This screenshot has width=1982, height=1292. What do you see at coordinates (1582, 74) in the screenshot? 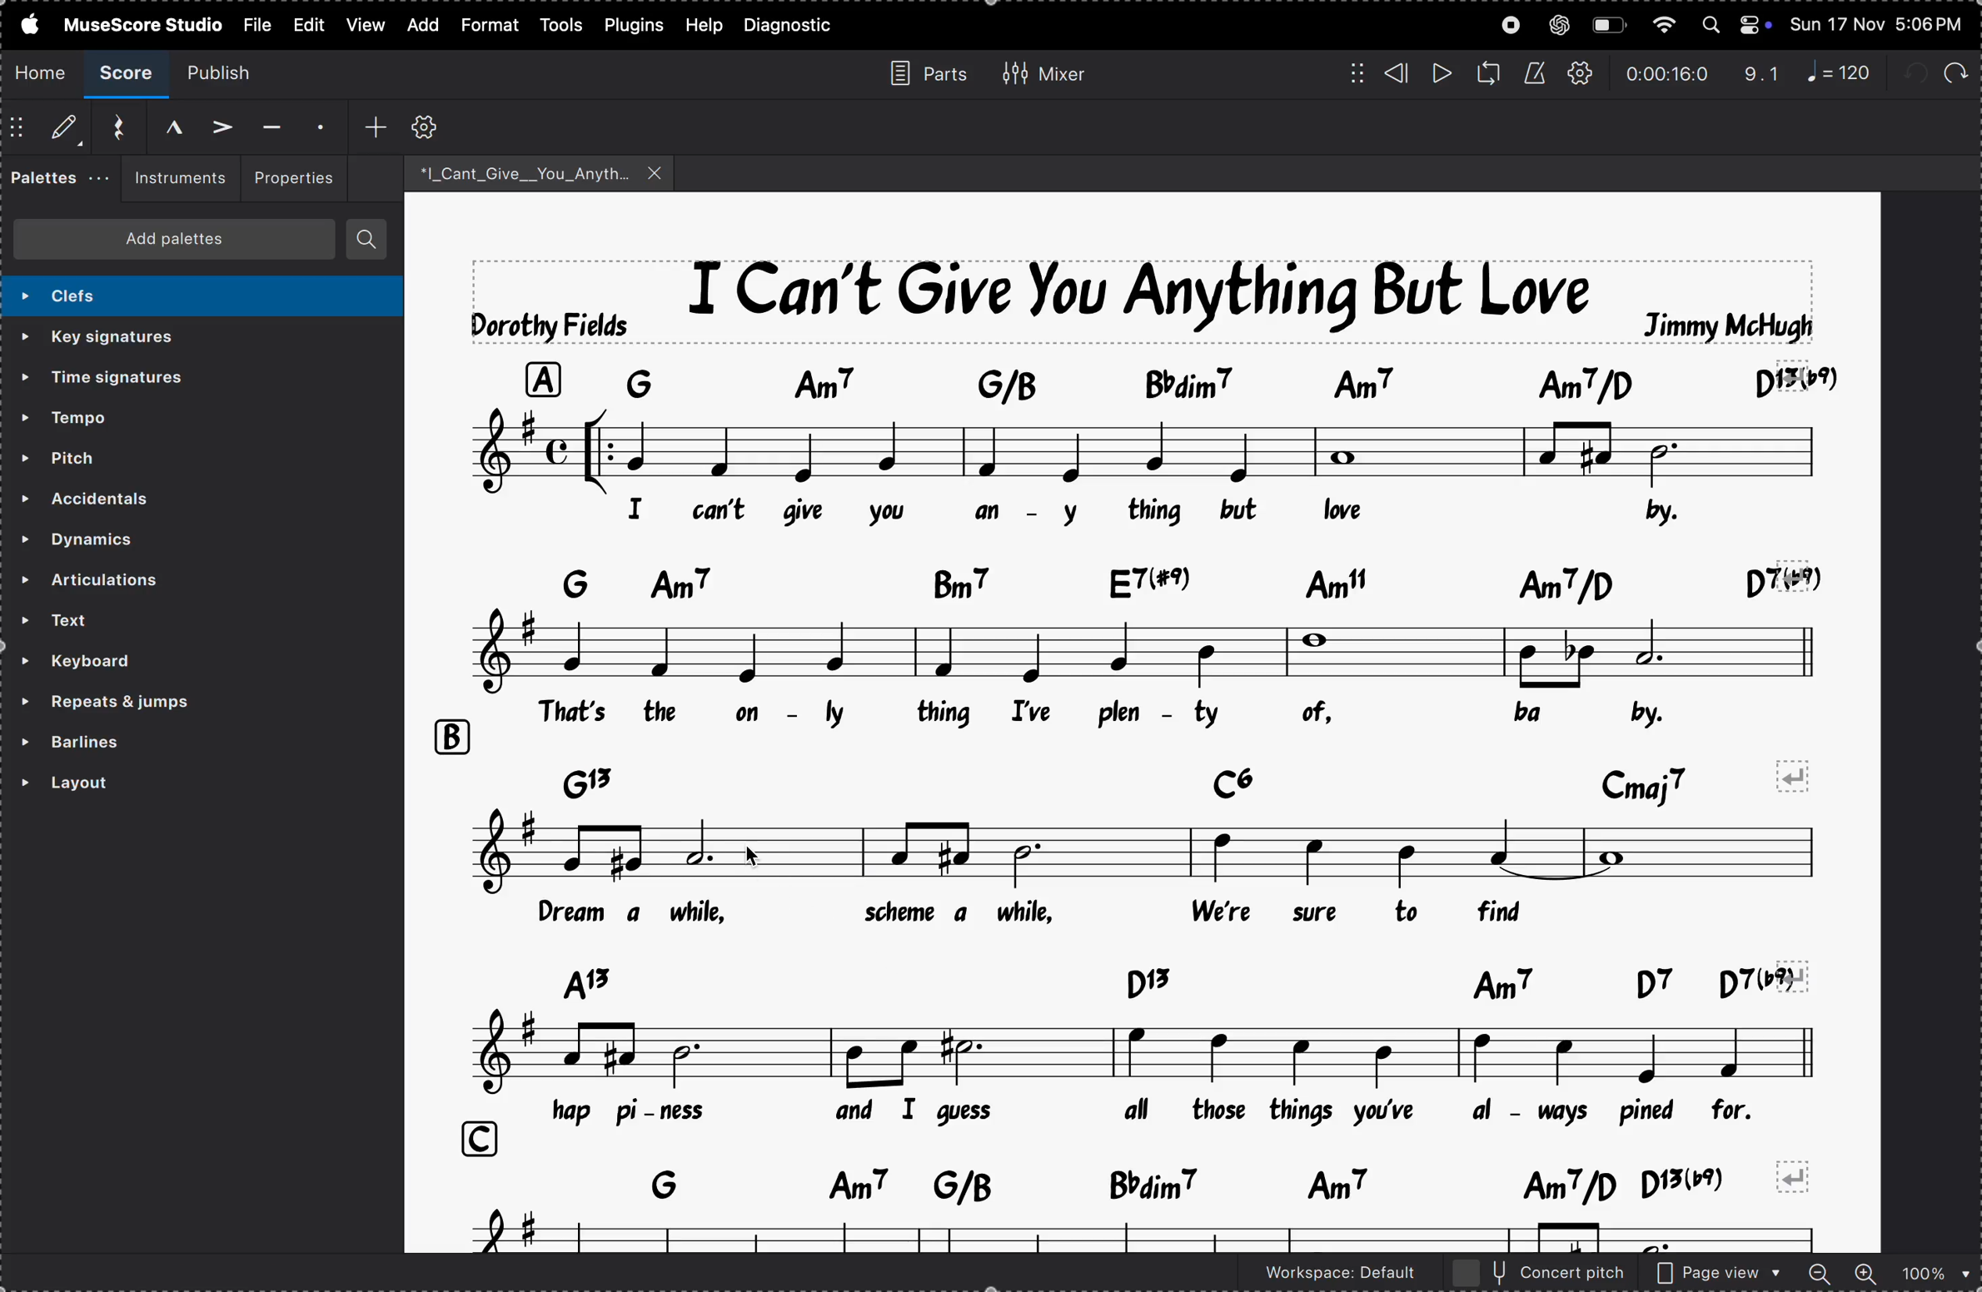
I see `playback settings` at bounding box center [1582, 74].